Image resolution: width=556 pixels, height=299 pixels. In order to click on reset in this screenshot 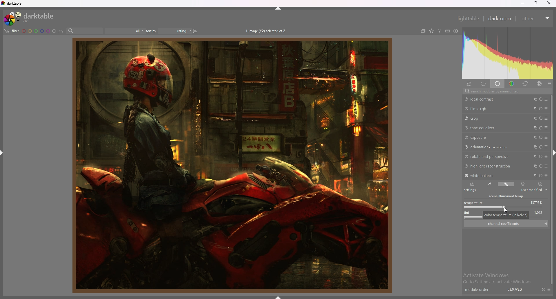, I will do `click(541, 147)`.